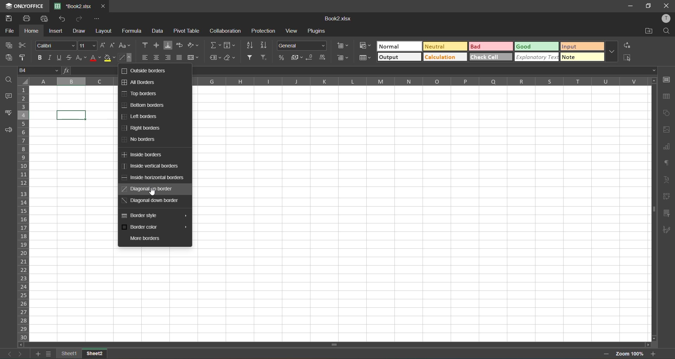  Describe the element at coordinates (649, 7) in the screenshot. I see `MAXIMISE` at that location.